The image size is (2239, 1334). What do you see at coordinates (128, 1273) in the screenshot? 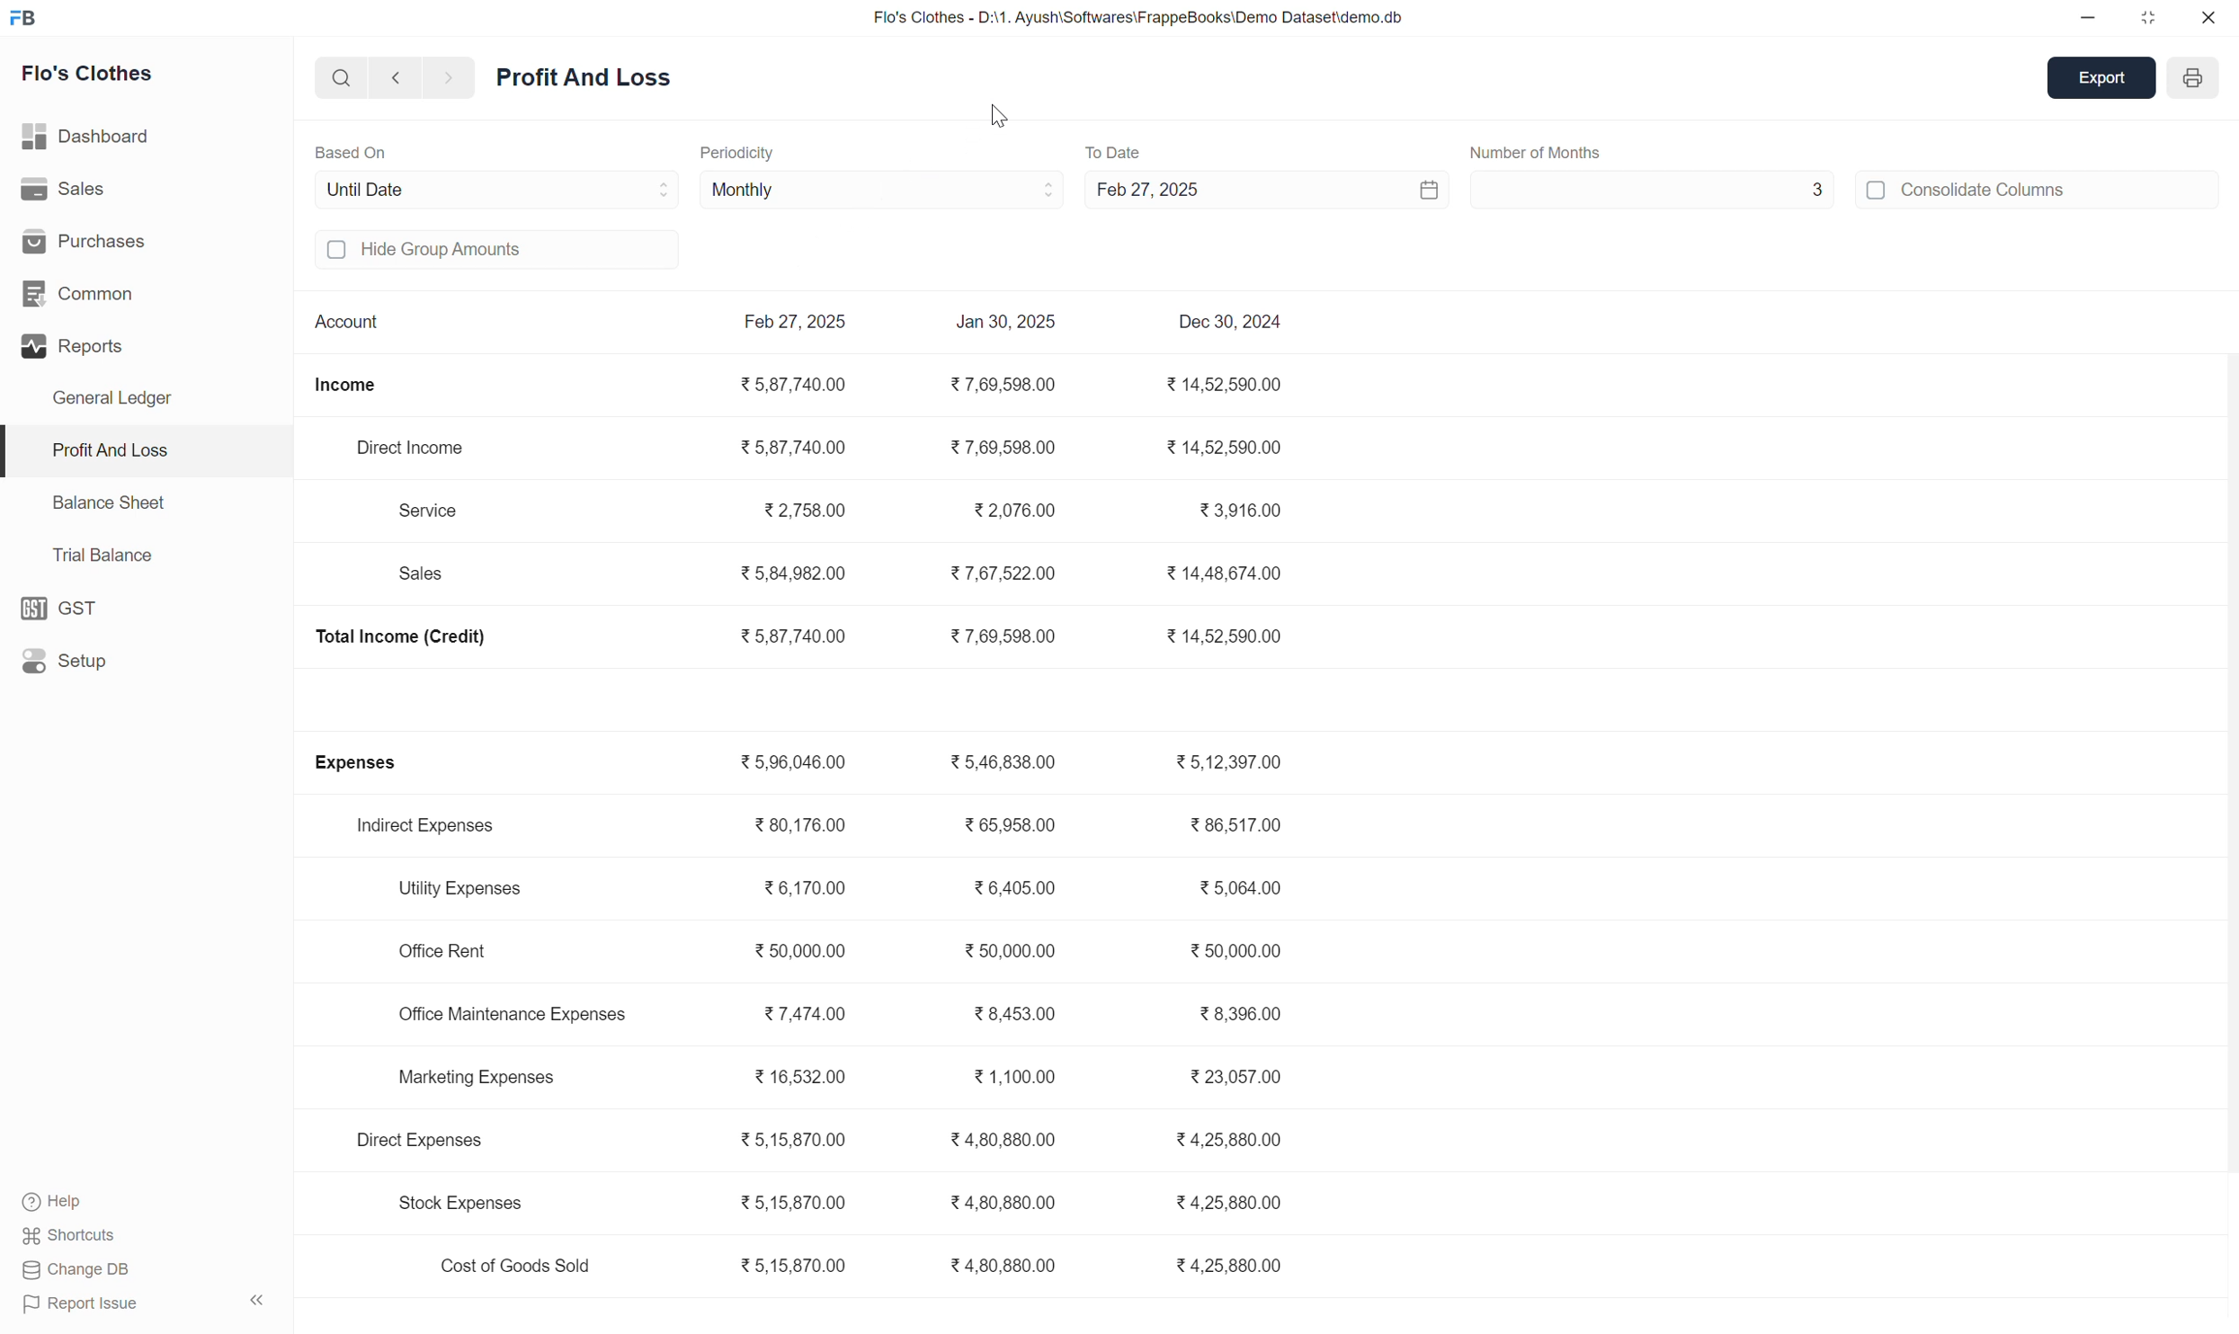
I see `Change DB` at bounding box center [128, 1273].